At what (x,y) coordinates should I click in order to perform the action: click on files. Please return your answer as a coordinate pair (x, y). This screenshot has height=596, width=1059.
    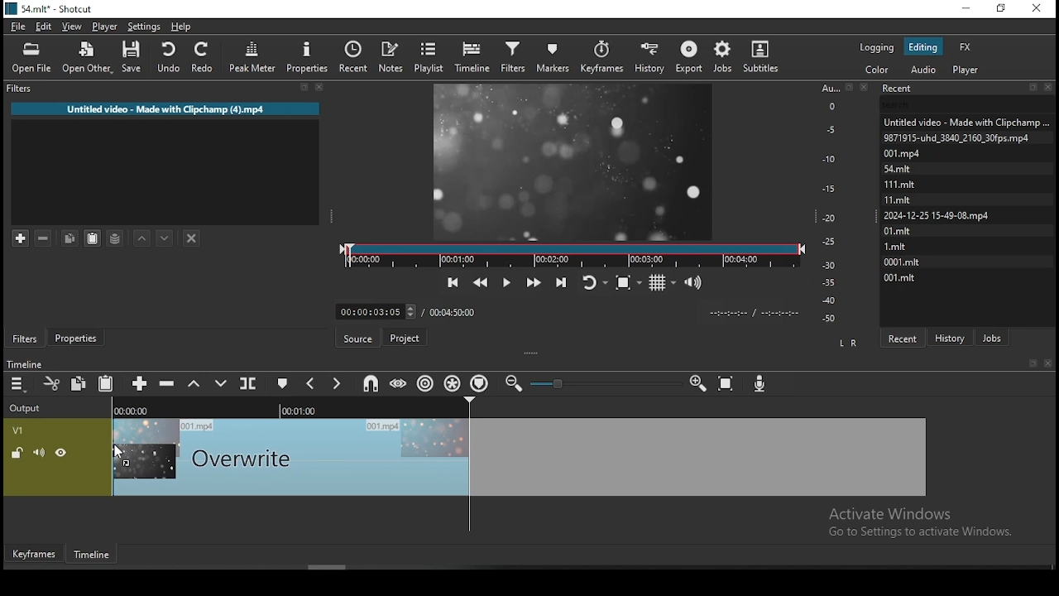
    Looking at the image, I should click on (898, 232).